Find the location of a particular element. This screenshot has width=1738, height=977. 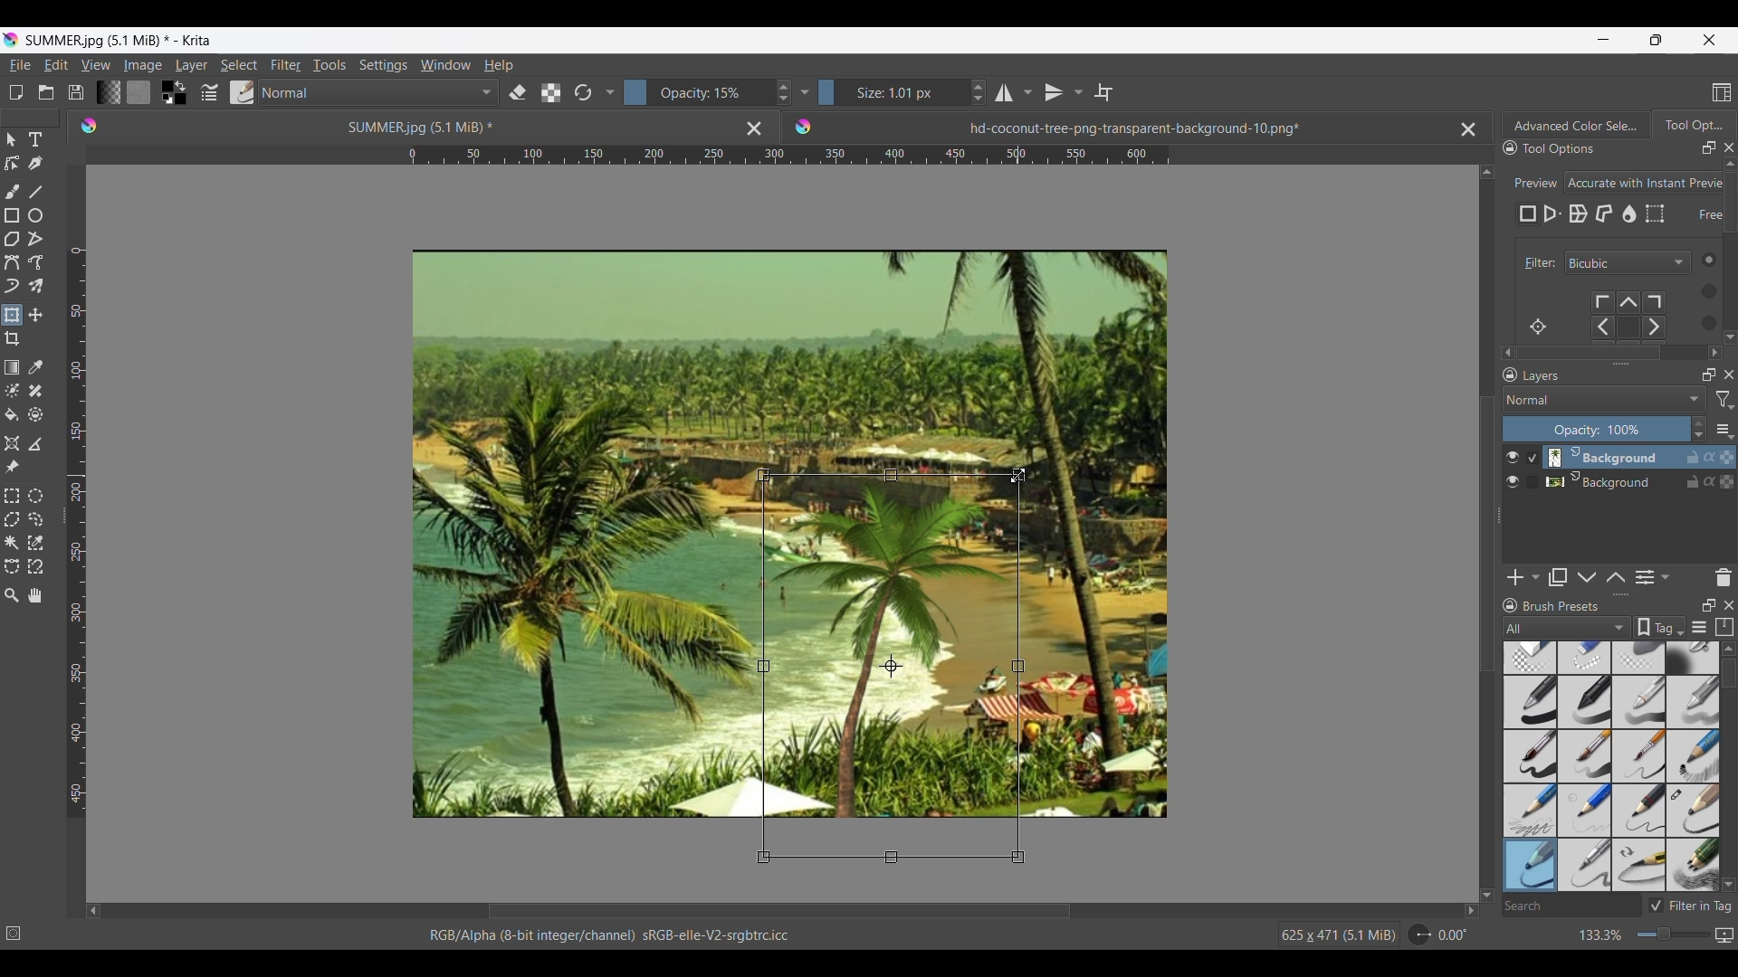

Lock layer is located at coordinates (1693, 457).